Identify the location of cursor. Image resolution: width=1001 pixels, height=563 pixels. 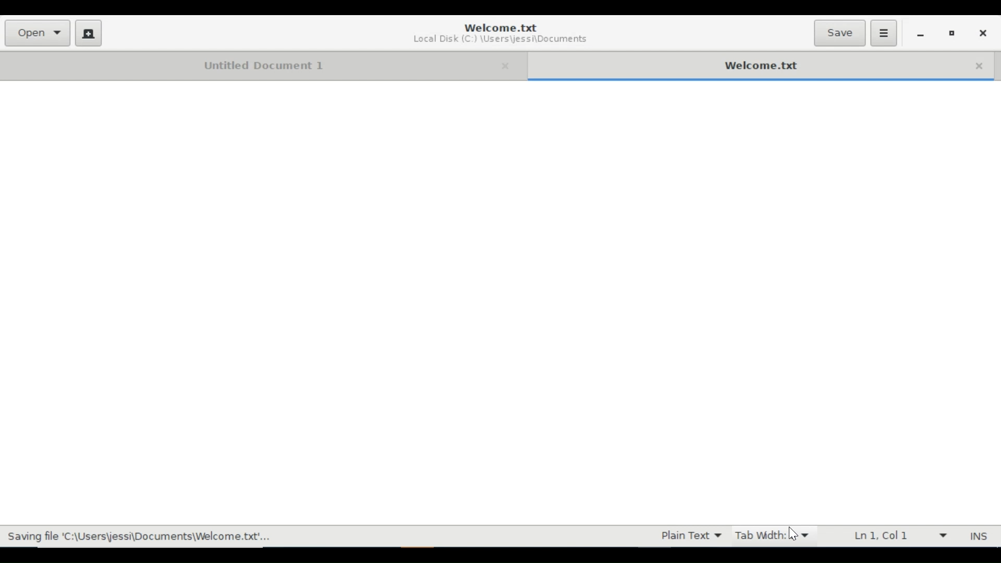
(795, 534).